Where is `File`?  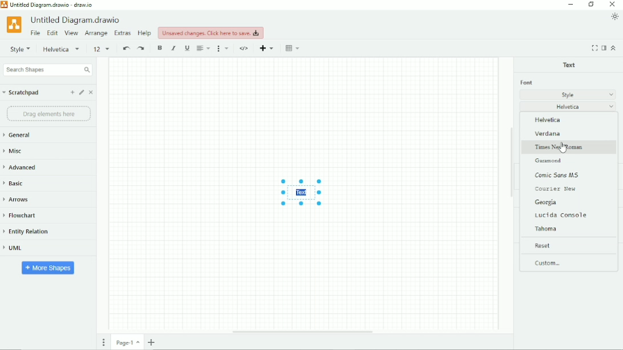 File is located at coordinates (35, 32).